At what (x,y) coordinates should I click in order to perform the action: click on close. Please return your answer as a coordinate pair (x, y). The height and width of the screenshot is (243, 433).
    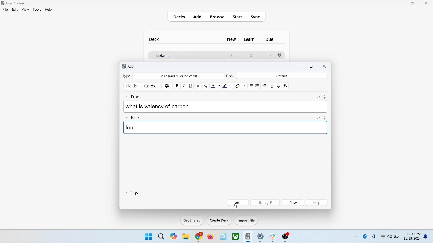
    Looking at the image, I should click on (325, 66).